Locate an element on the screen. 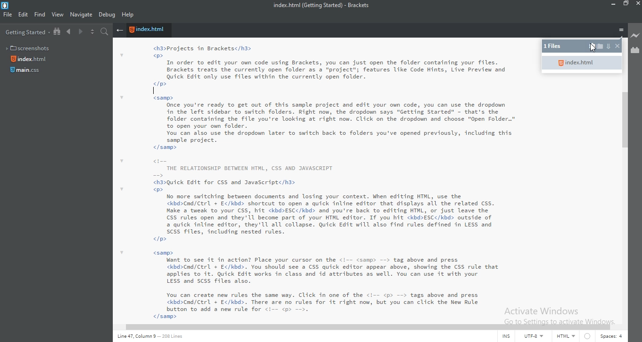 This screenshot has width=642, height=342. open folder is located at coordinates (601, 48).